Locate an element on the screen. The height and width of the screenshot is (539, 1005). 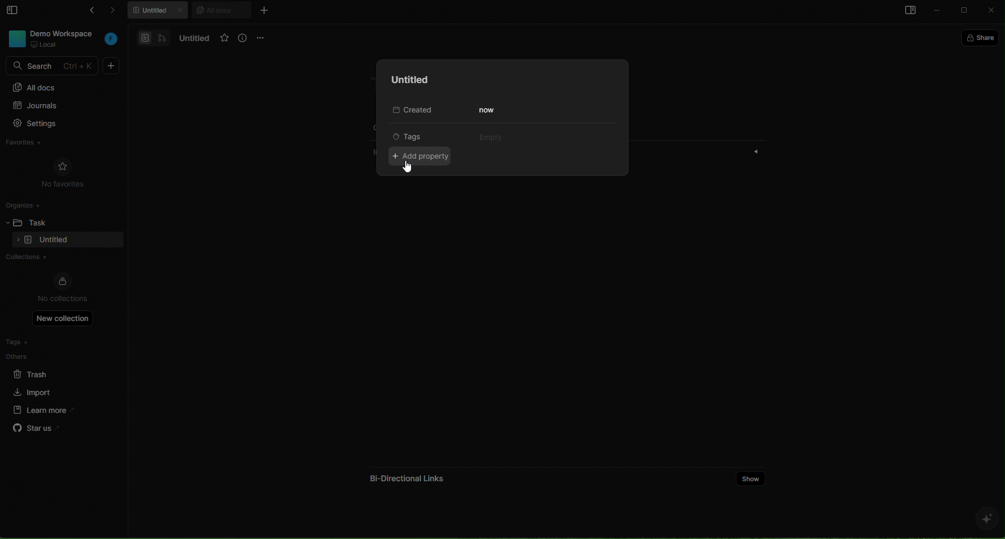
Created is located at coordinates (410, 111).